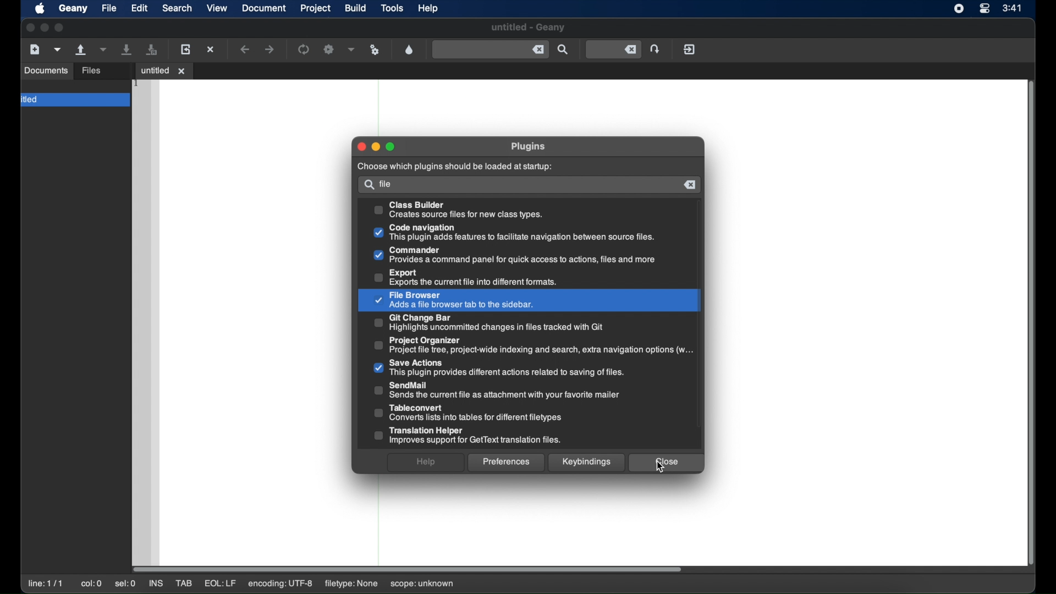 The image size is (1056, 594). I want to click on eql: lf, so click(219, 583).